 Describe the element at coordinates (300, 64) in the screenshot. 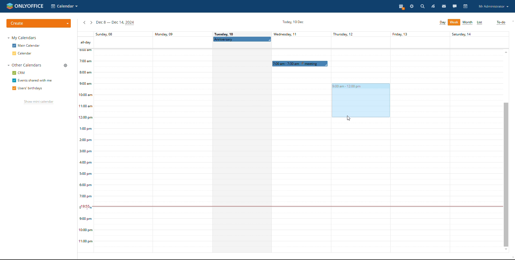

I see `scheduled event` at that location.